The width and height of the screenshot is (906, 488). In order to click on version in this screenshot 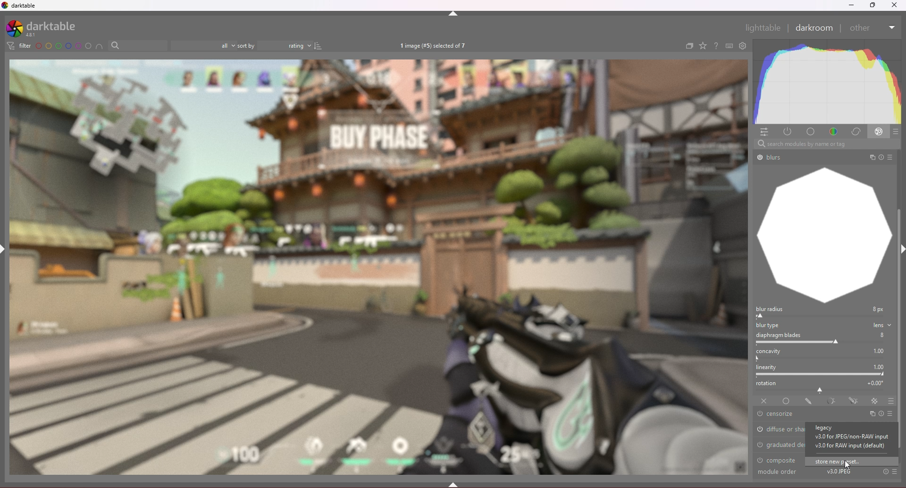, I will do `click(849, 437)`.